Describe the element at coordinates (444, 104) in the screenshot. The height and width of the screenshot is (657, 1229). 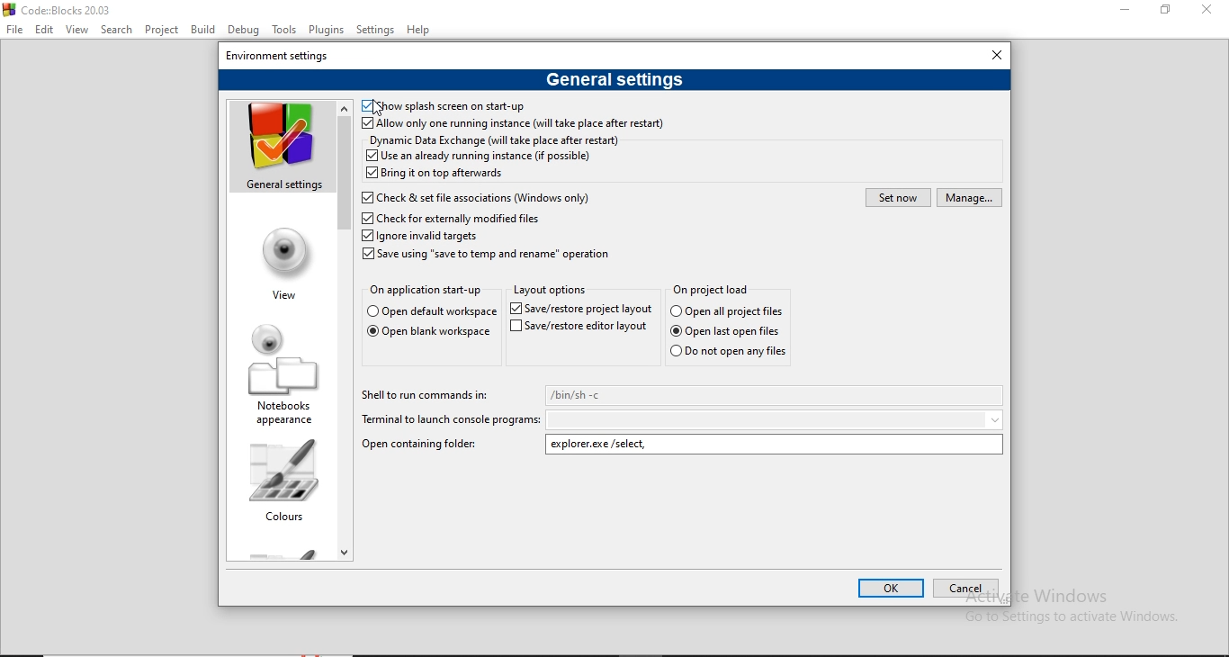
I see `Show splash screen on start-up` at that location.